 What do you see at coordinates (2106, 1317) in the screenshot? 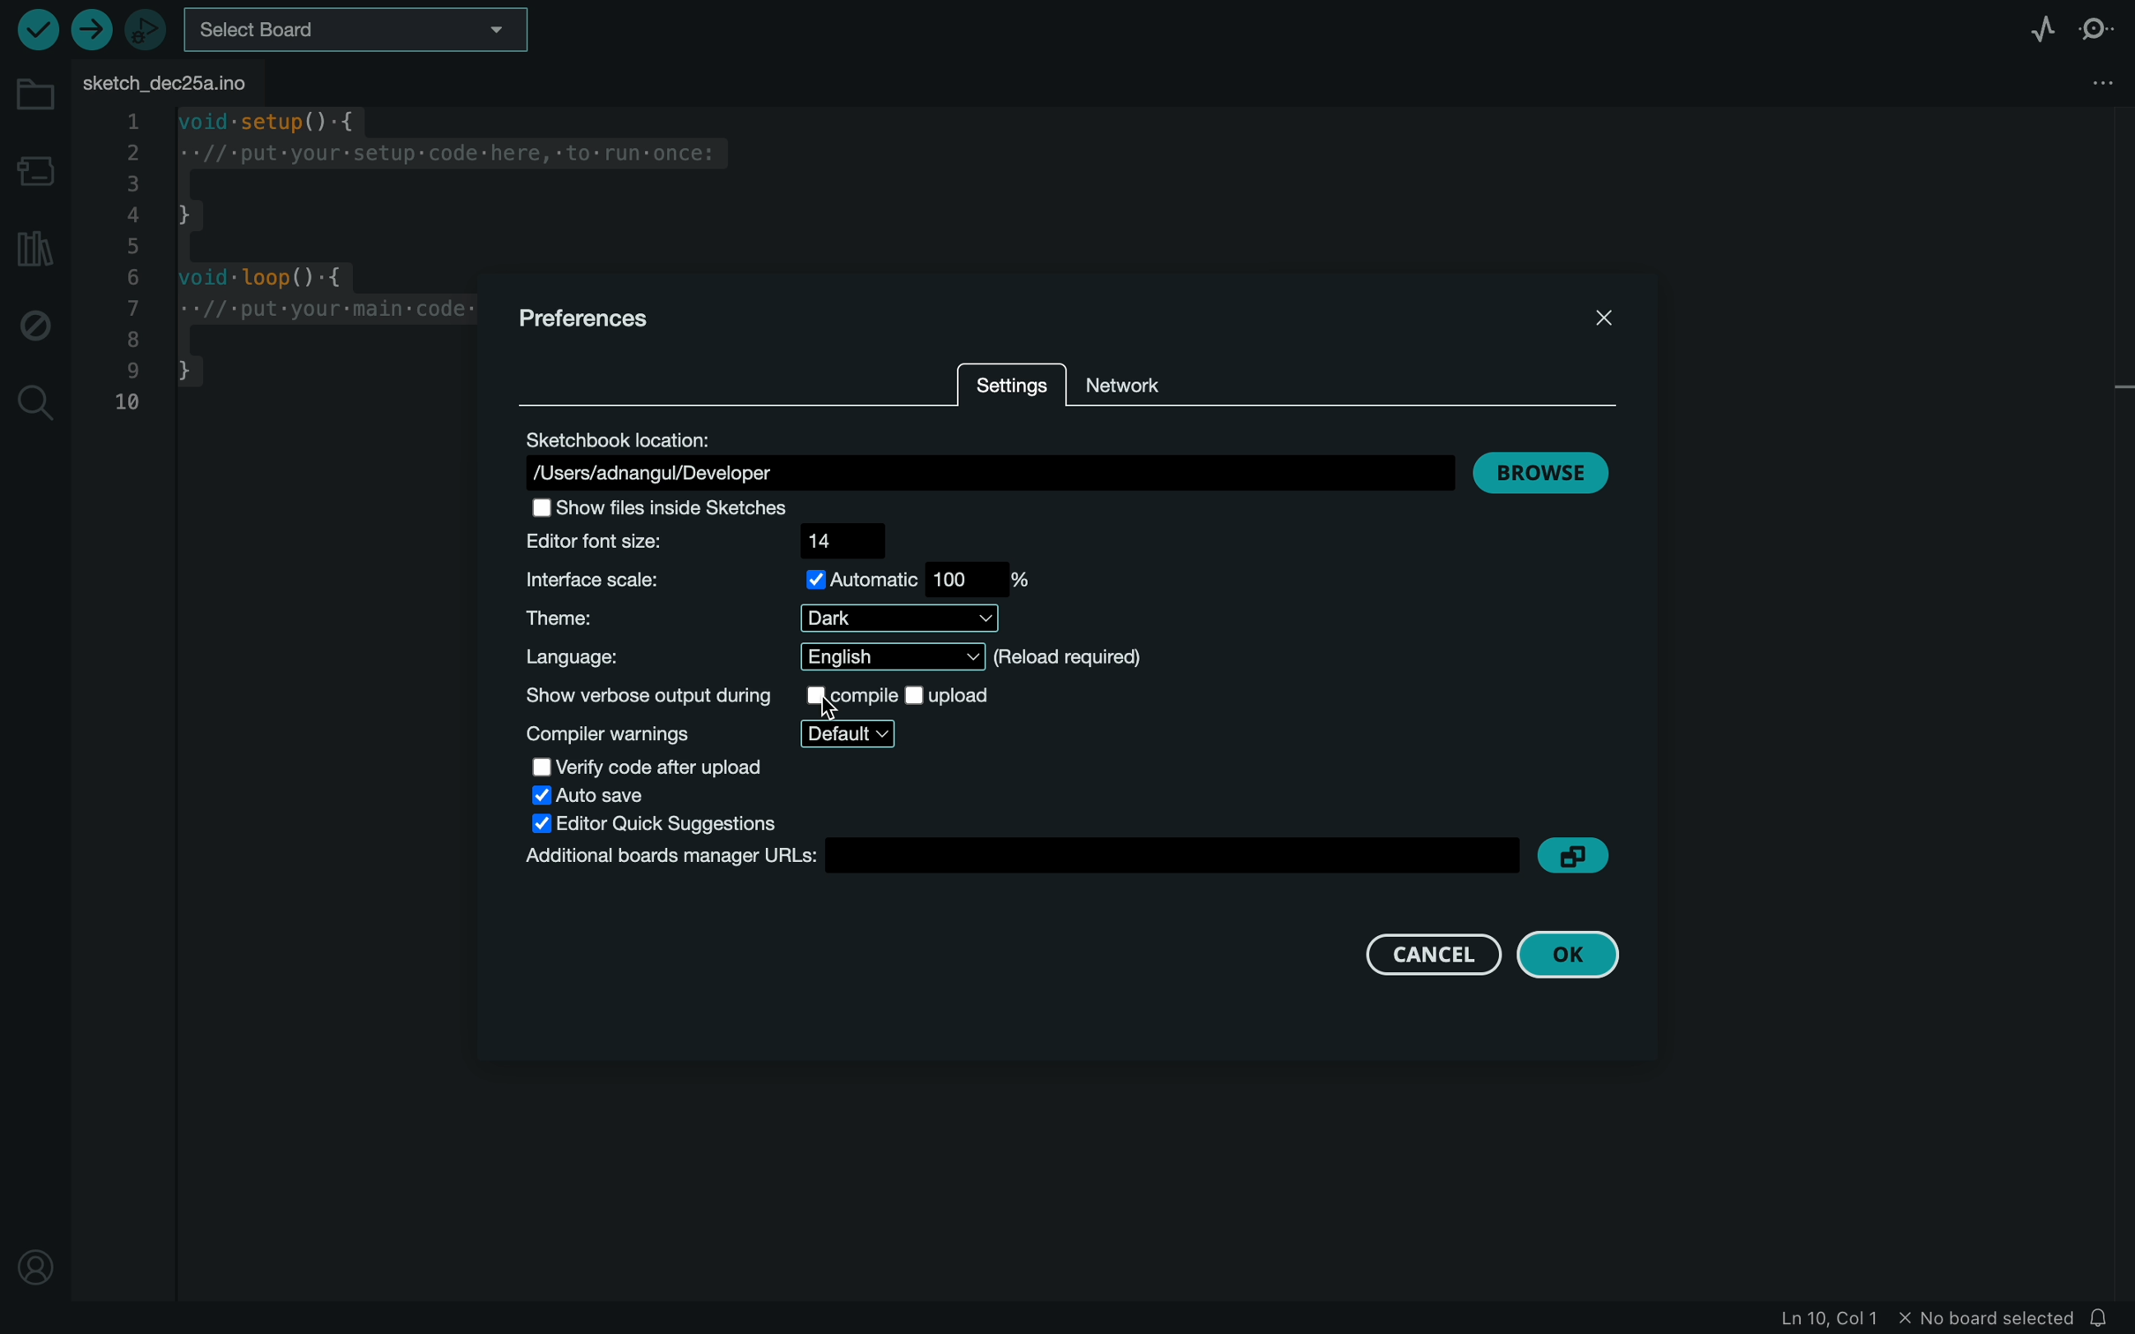
I see `notification` at bounding box center [2106, 1317].